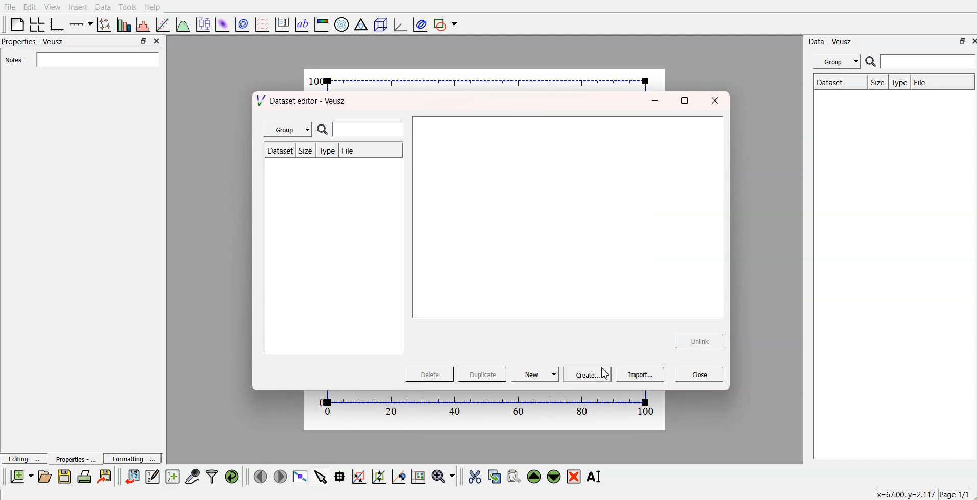  Describe the element at coordinates (475, 476) in the screenshot. I see `Cut` at that location.